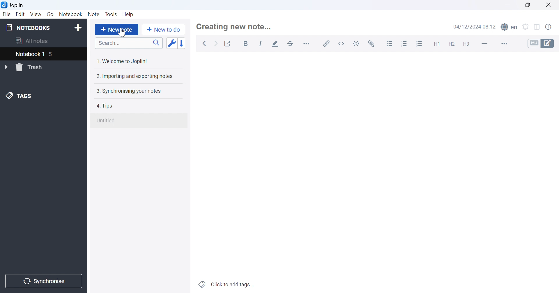 The height and width of the screenshot is (293, 559). I want to click on 2. Importing and exporting notes, so click(136, 76).